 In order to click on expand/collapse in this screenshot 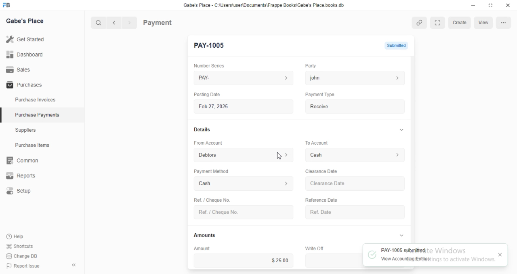, I will do `click(401, 236)`.